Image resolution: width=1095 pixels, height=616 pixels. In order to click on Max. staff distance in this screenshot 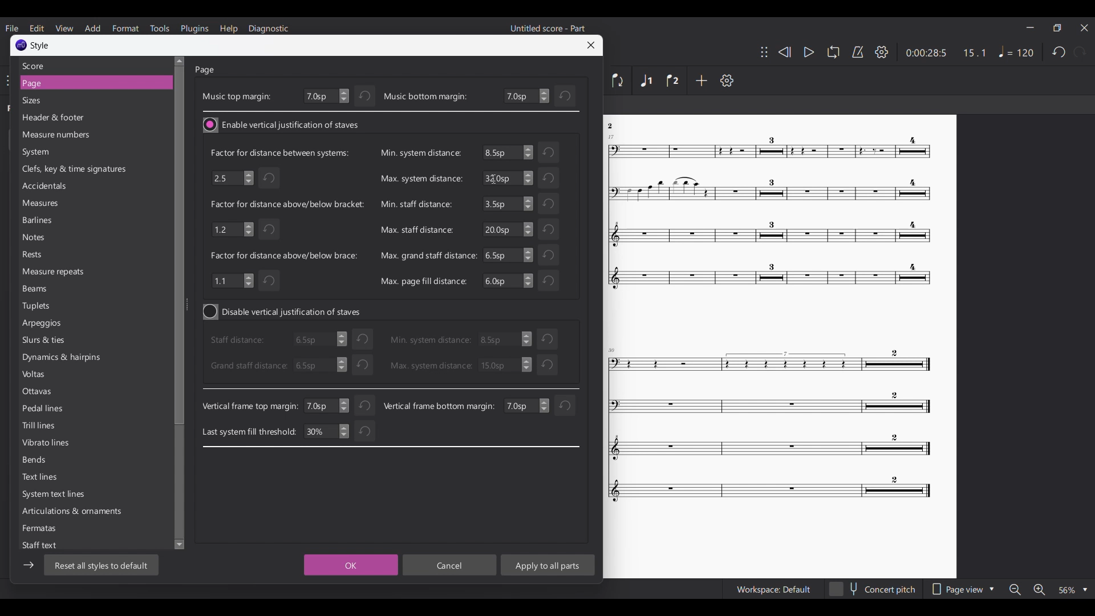, I will do `click(415, 230)`.